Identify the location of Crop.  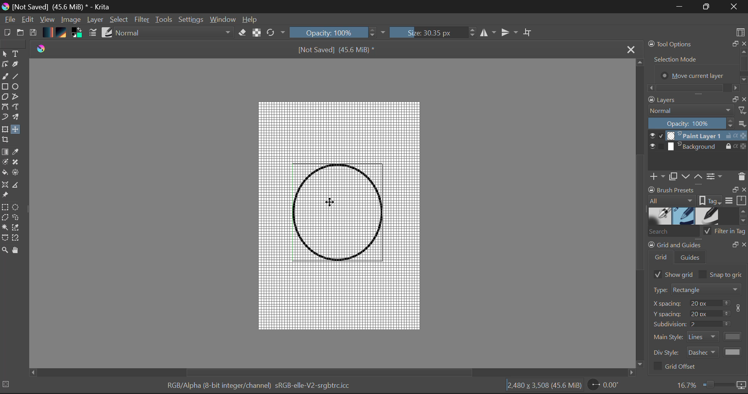
(6, 140).